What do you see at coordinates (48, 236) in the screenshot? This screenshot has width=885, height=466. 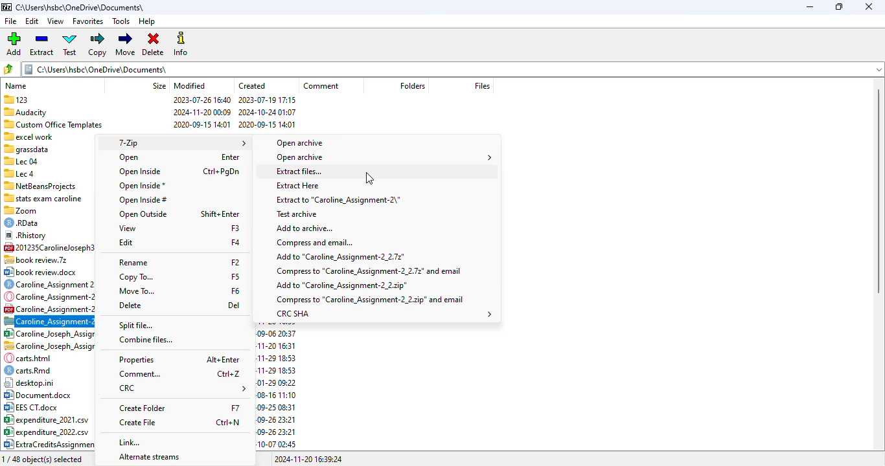 I see `.Rhistory 92456 2024-02-28 00:24 2022-11-26 17:25` at bounding box center [48, 236].